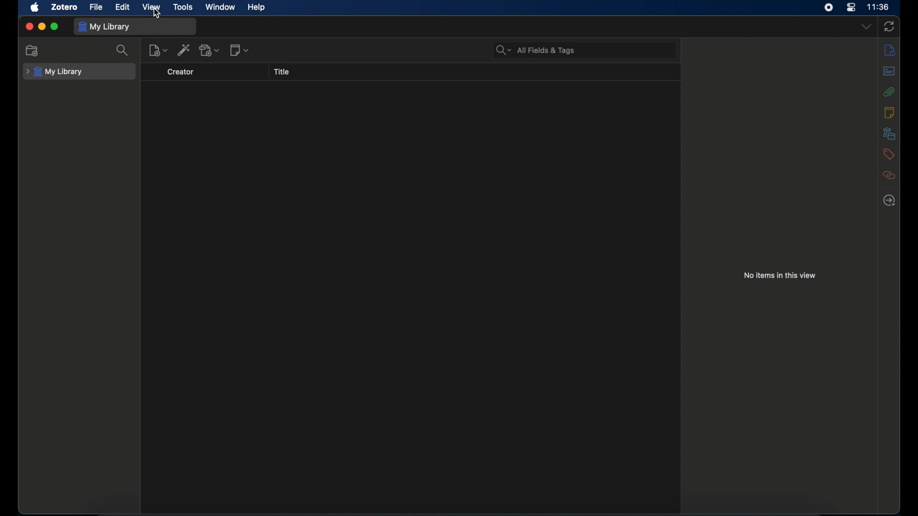  What do you see at coordinates (123, 7) in the screenshot?
I see `edit` at bounding box center [123, 7].